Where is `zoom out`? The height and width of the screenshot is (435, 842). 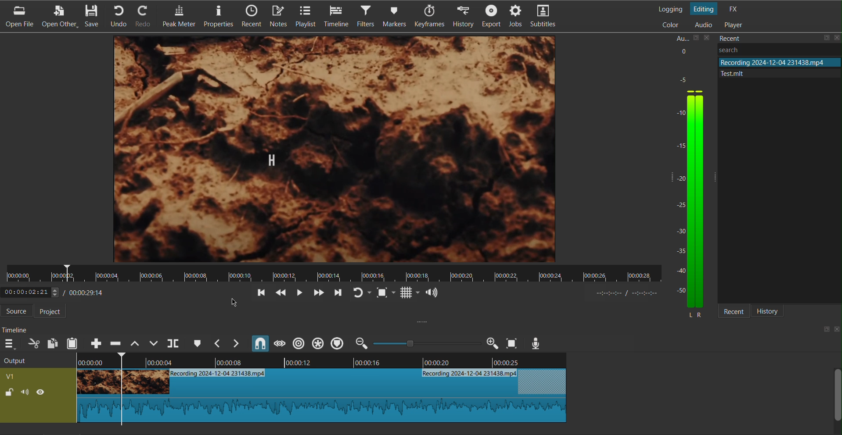 zoom out is located at coordinates (362, 343).